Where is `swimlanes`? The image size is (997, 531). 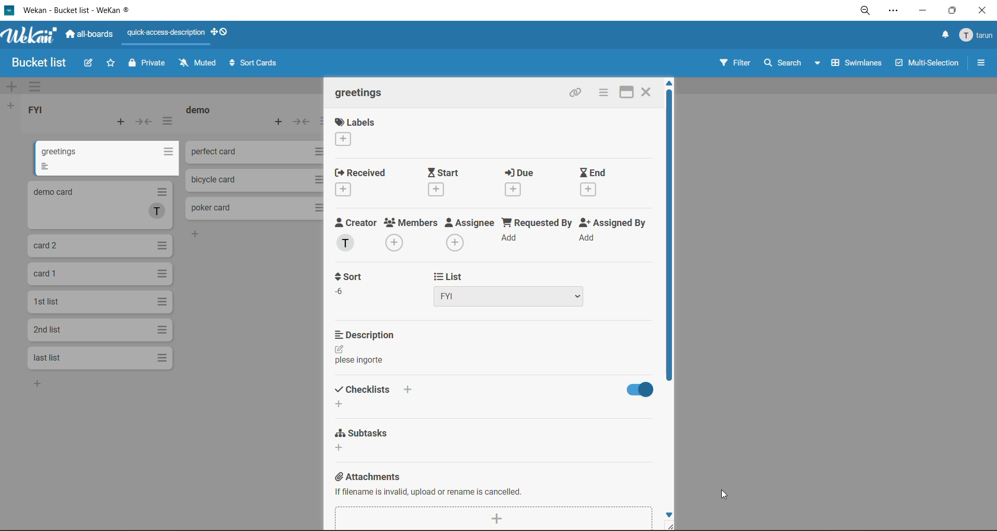
swimlanes is located at coordinates (860, 65).